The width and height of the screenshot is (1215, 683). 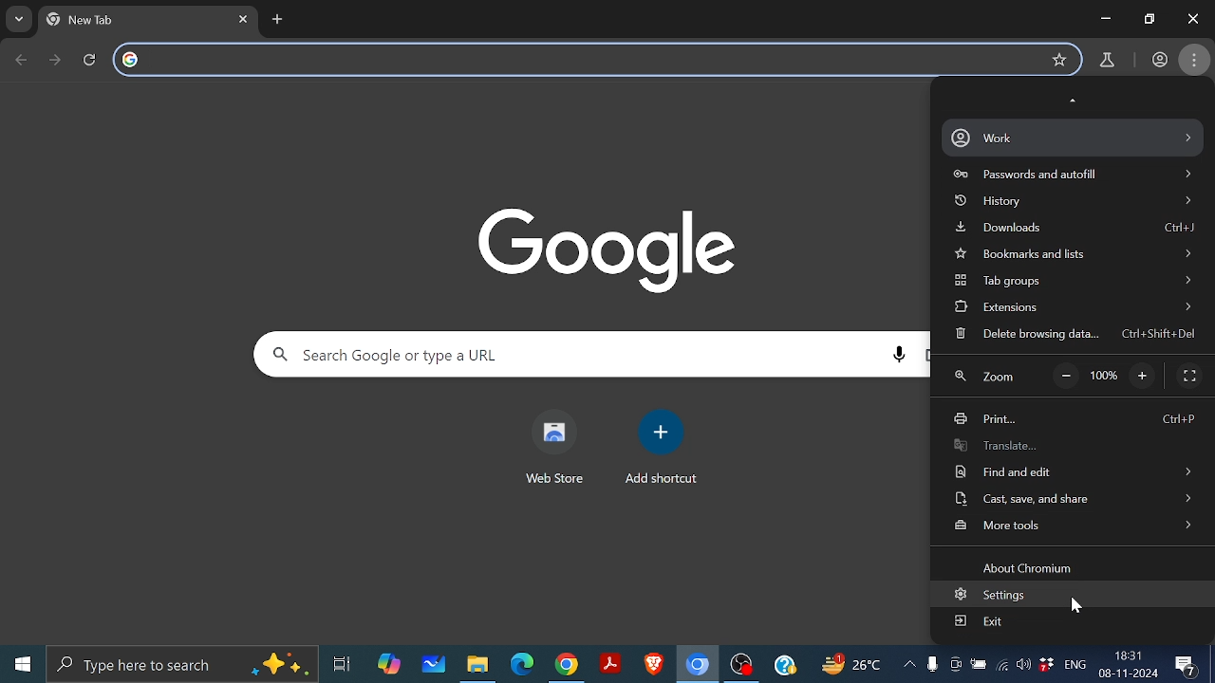 I want to click on Mark as favorite, so click(x=1059, y=60).